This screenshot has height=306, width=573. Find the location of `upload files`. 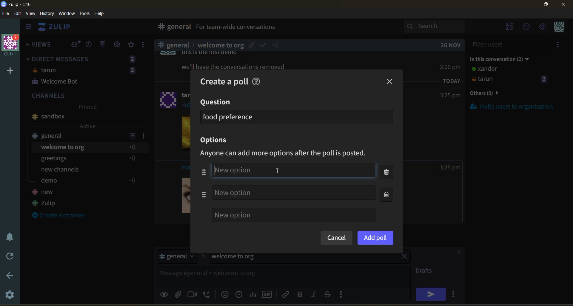

upload files is located at coordinates (180, 293).